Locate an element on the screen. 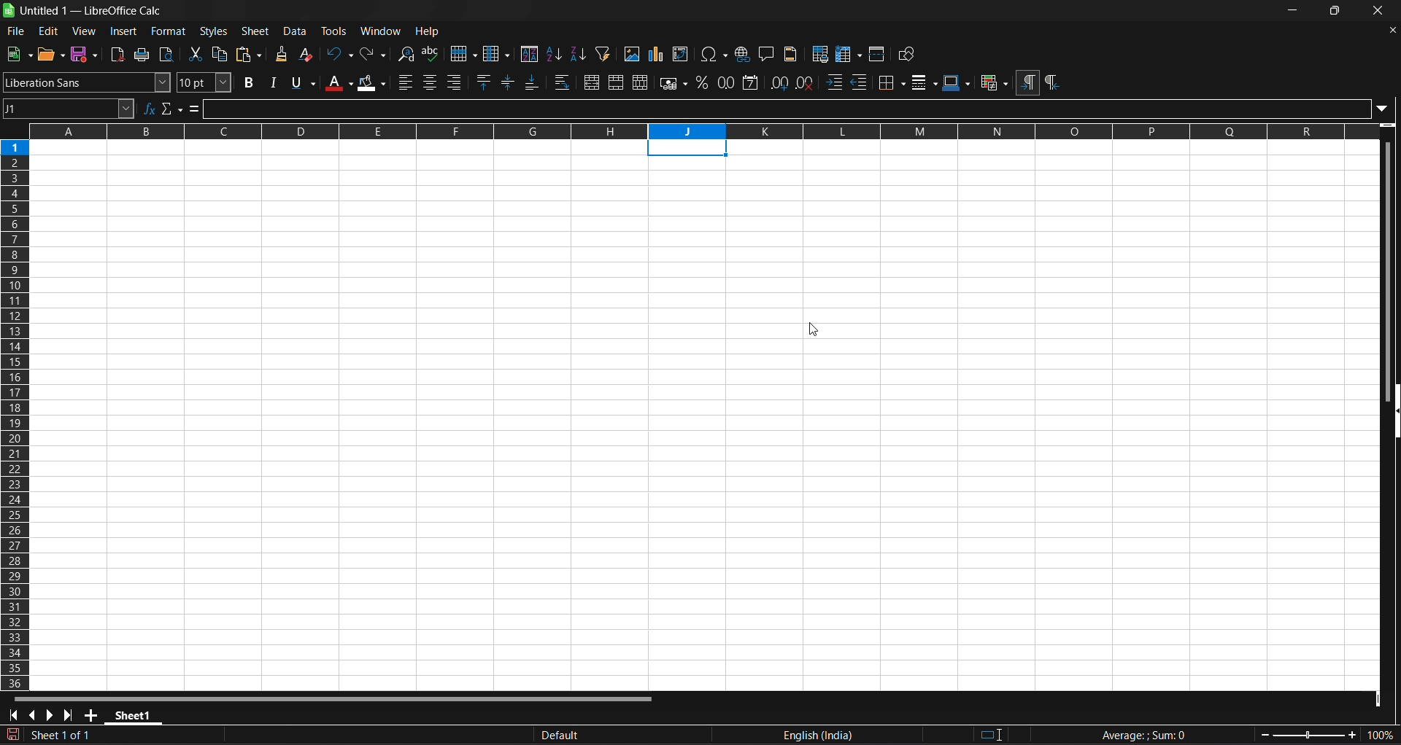 The height and width of the screenshot is (745, 1401). sort is located at coordinates (528, 53).